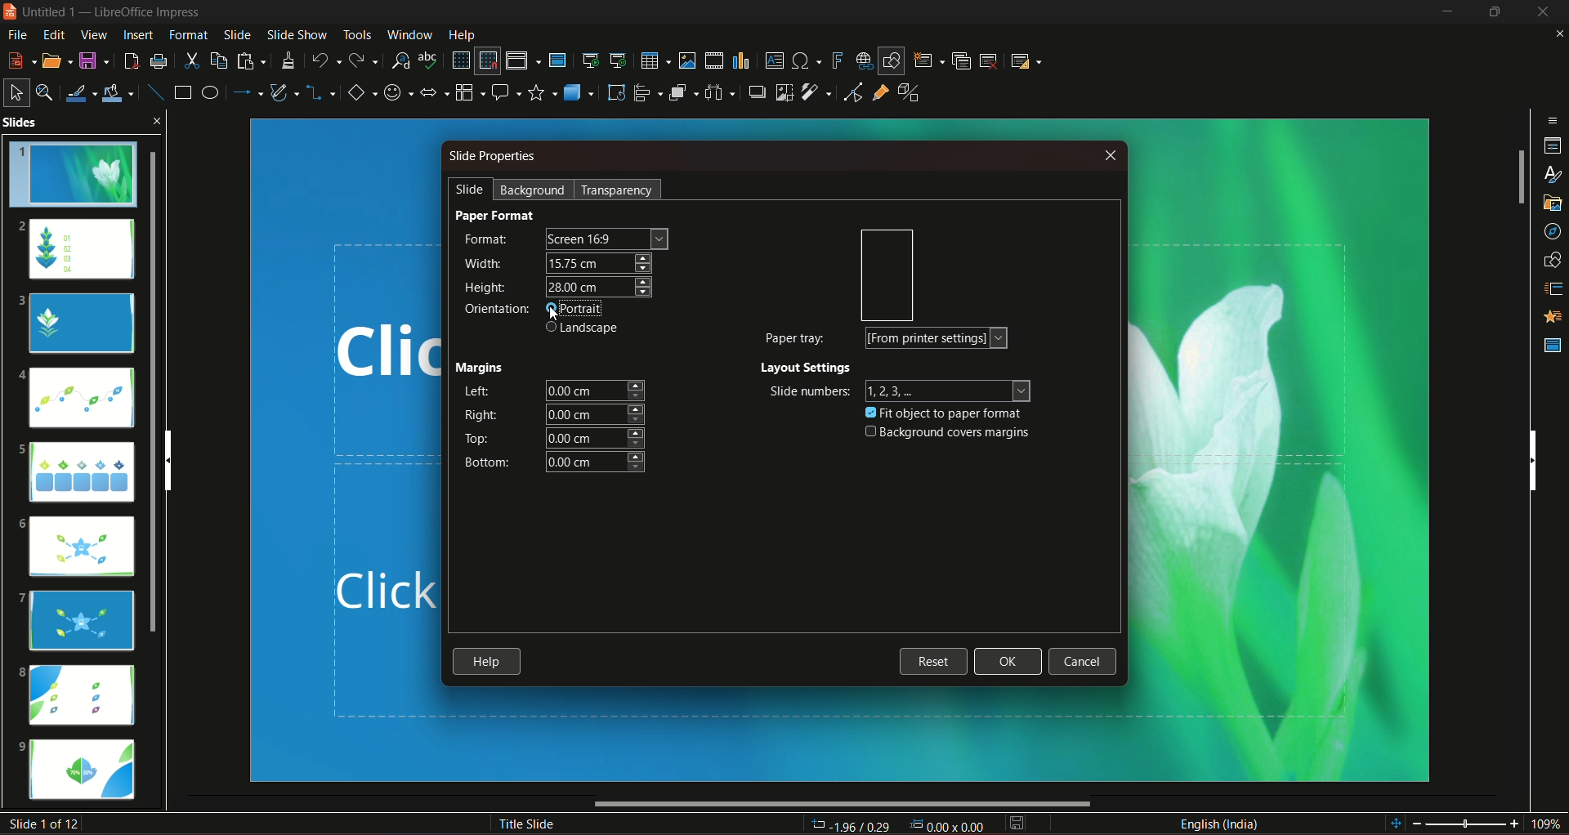 The height and width of the screenshot is (835, 1569). I want to click on top margin, so click(597, 438).